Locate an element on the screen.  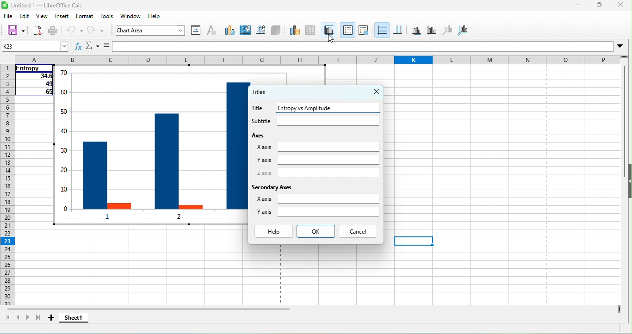
axes is located at coordinates (270, 136).